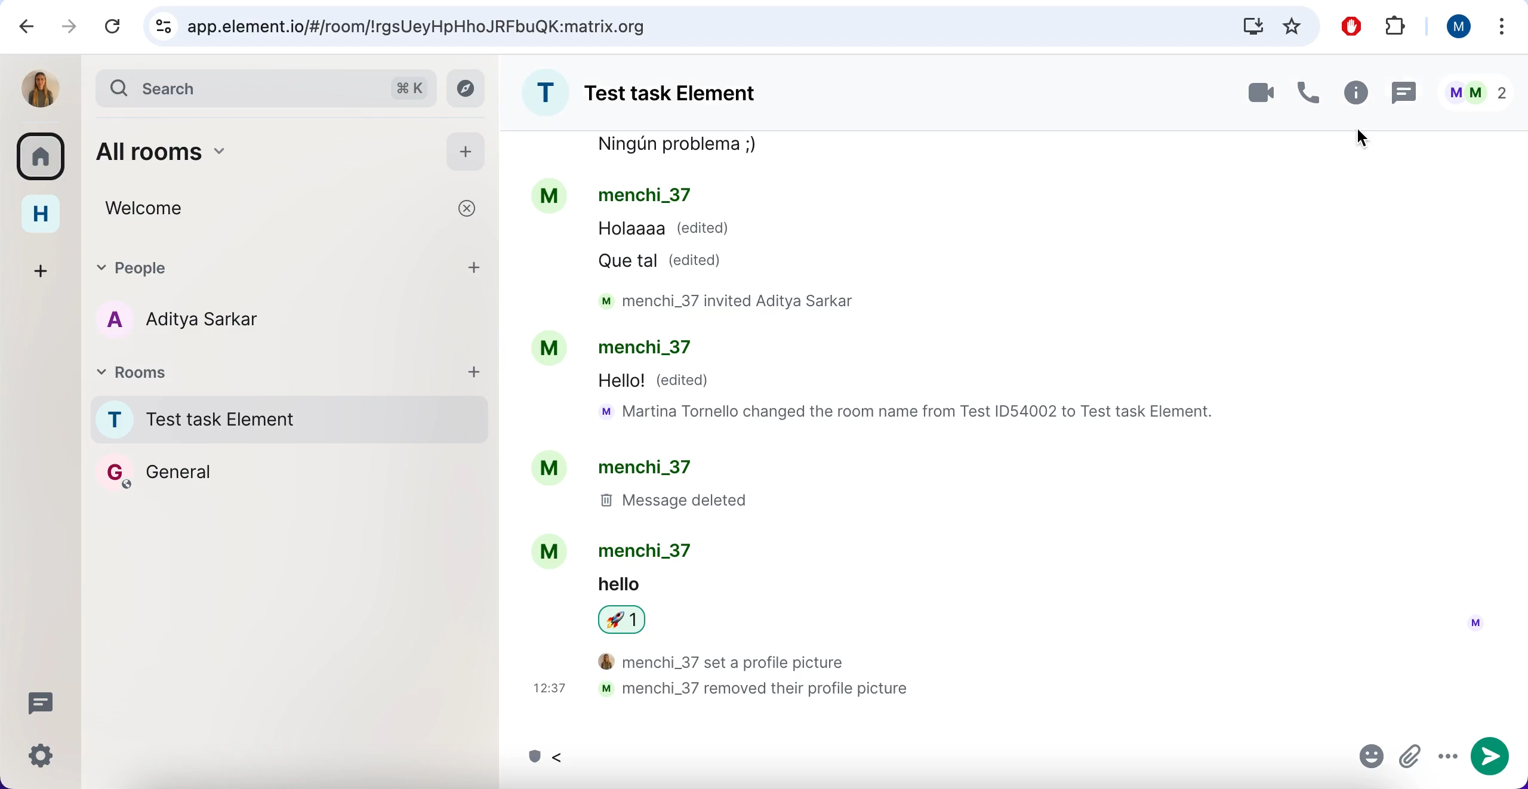  Describe the element at coordinates (1307, 92) in the screenshot. I see `voice call` at that location.